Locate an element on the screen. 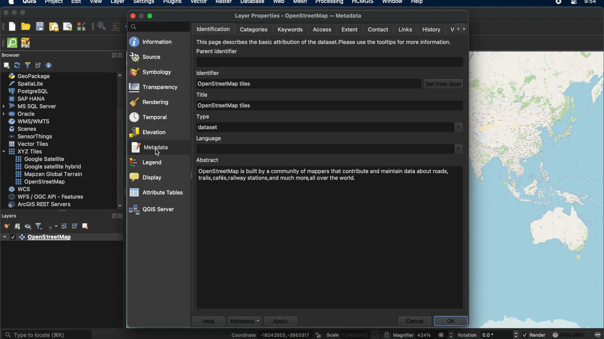  EXPAND is located at coordinates (113, 217).